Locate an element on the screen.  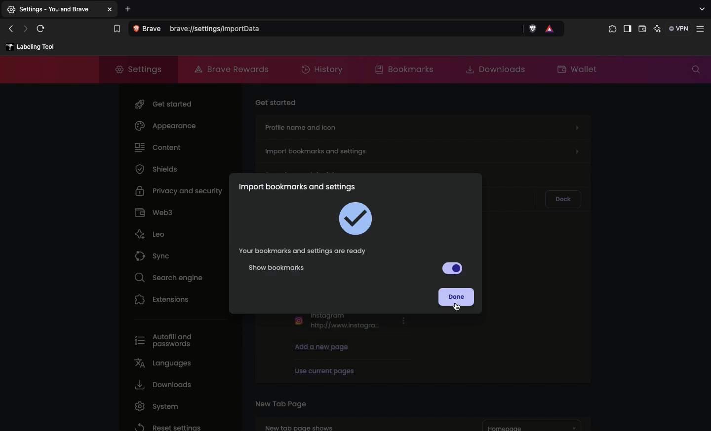
Click to go forward, hold to see history is located at coordinates (26, 28).